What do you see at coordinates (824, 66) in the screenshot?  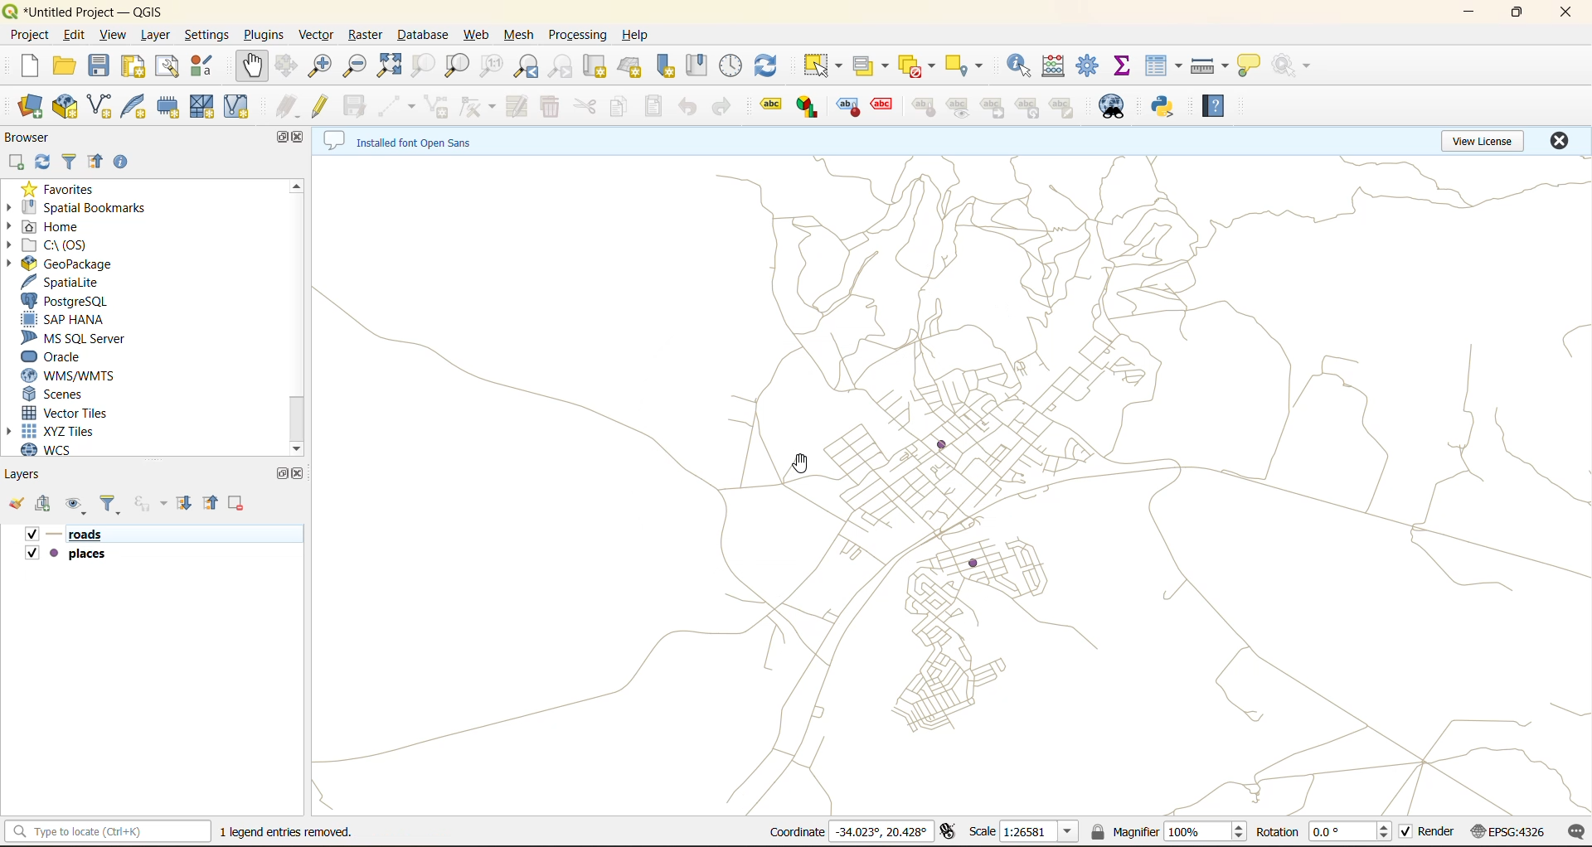 I see `select` at bounding box center [824, 66].